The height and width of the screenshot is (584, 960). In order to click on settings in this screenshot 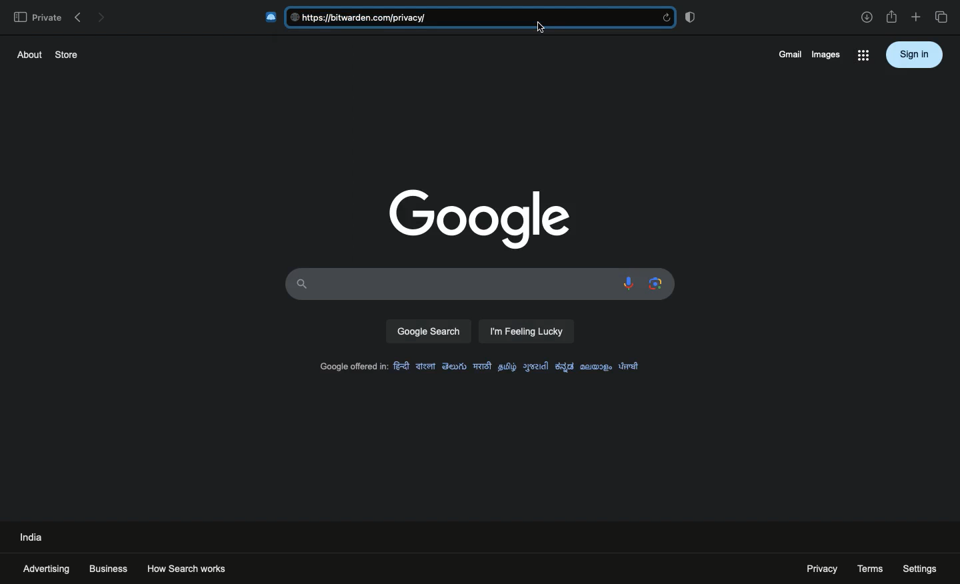, I will do `click(921, 568)`.